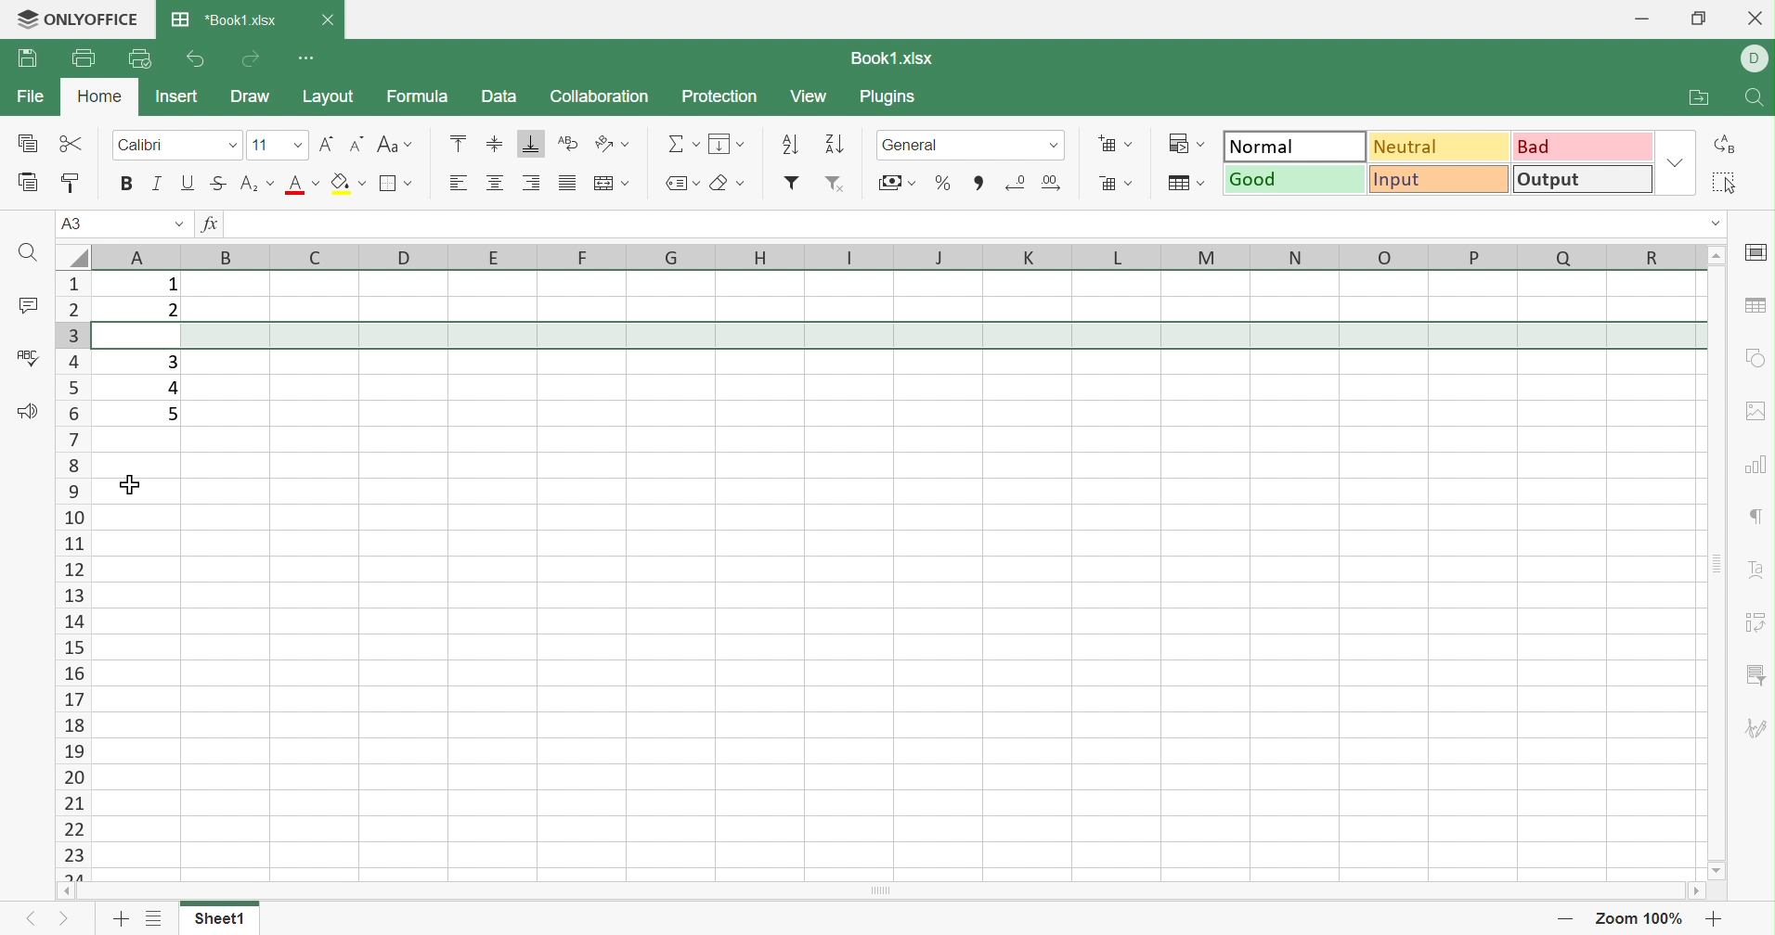 The width and height of the screenshot is (1775, 935). I want to click on Restore Down, so click(1699, 18).